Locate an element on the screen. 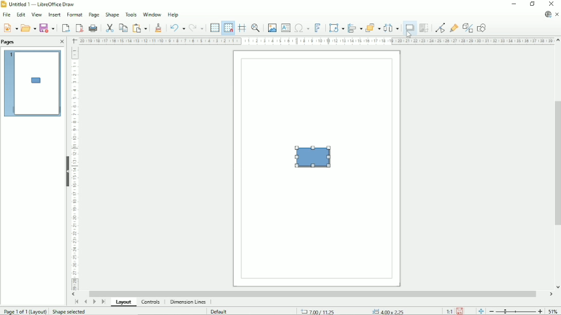  Update available is located at coordinates (547, 15).